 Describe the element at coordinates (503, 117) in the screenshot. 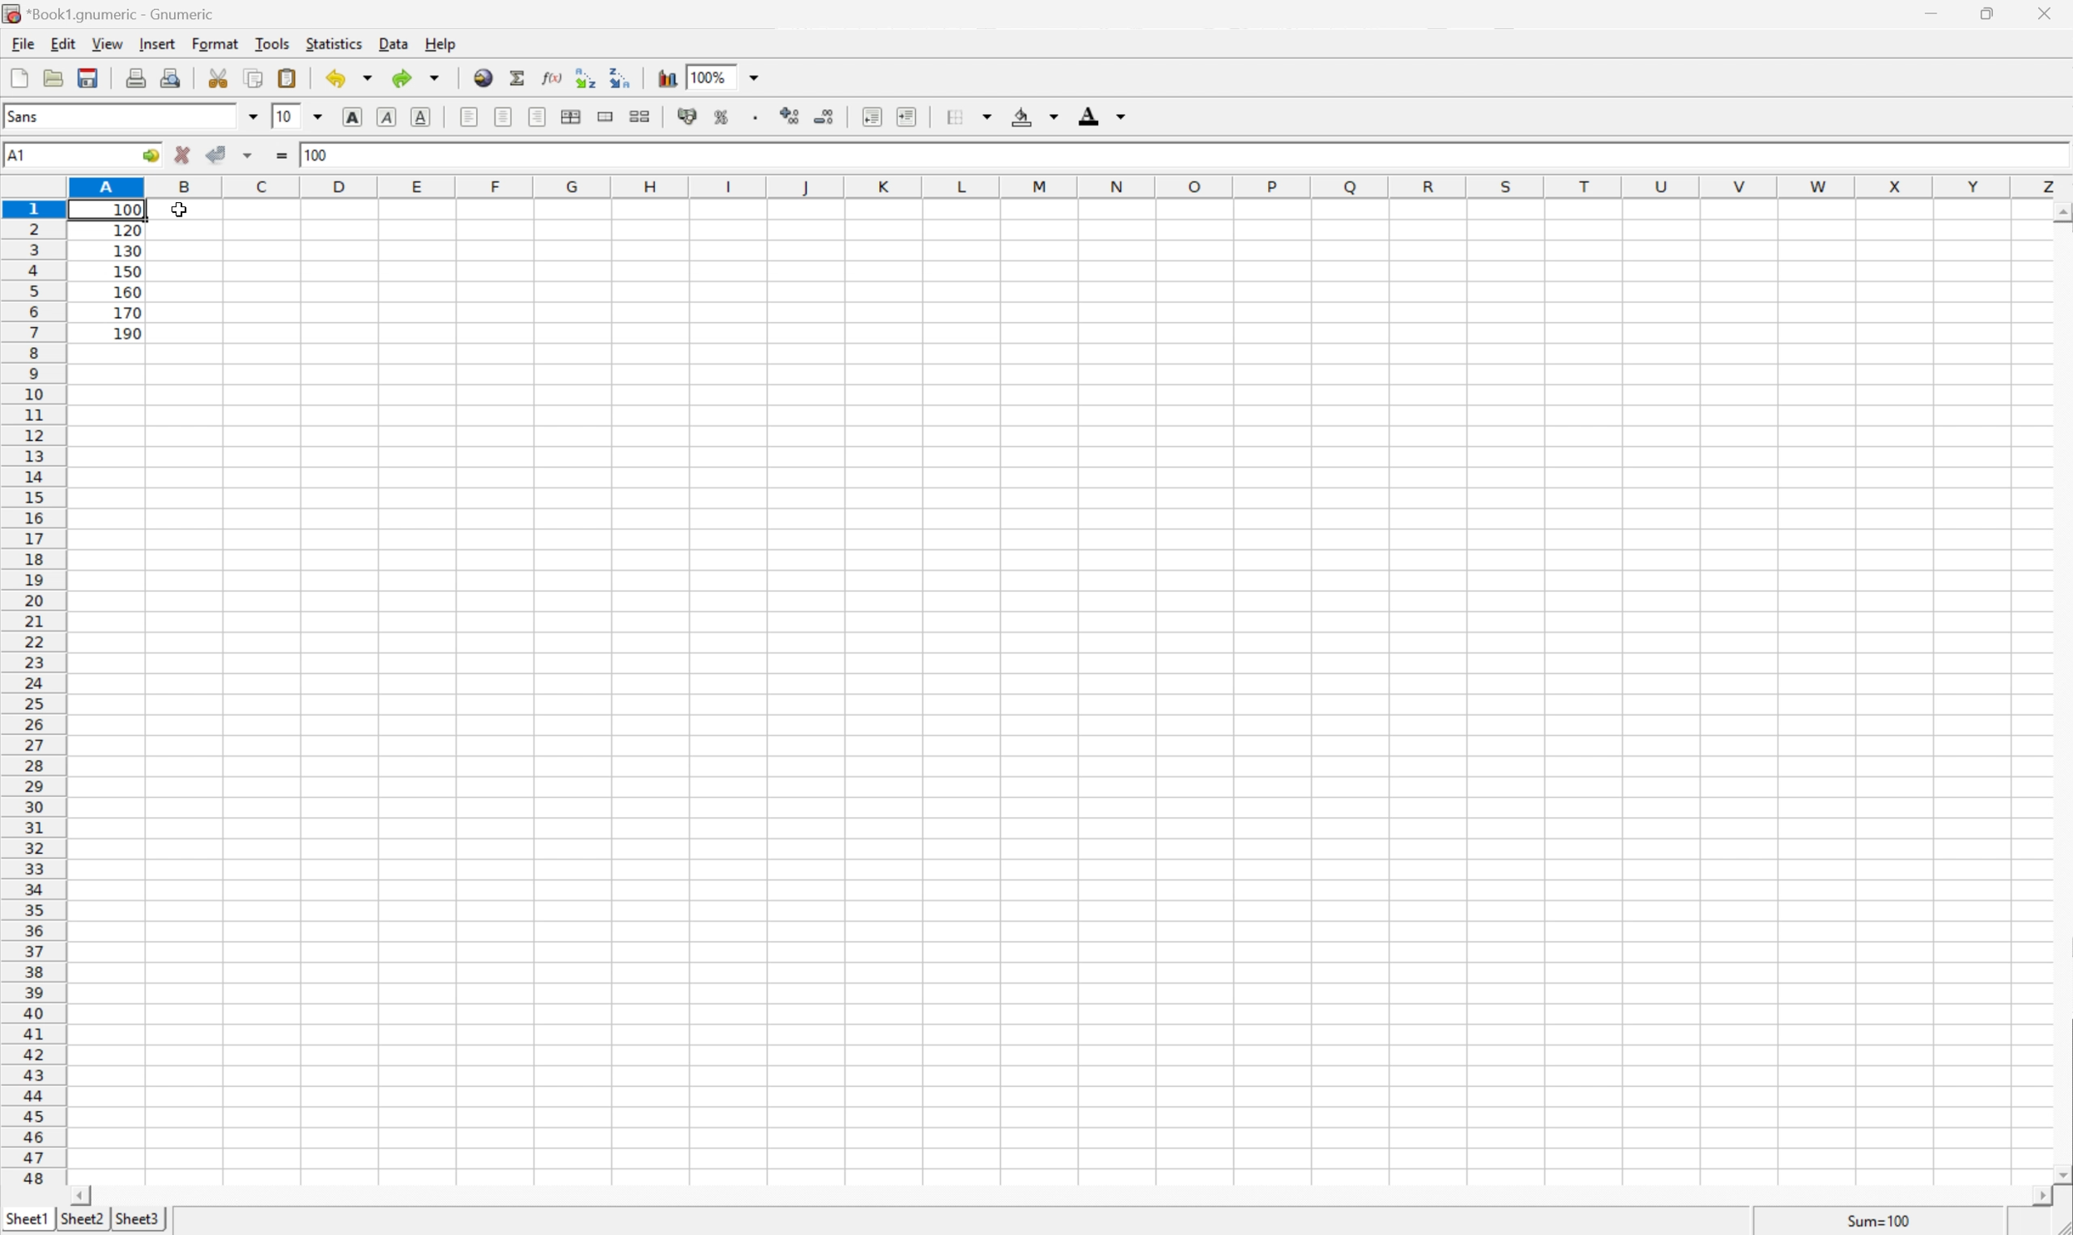

I see `Center horizontally` at that location.